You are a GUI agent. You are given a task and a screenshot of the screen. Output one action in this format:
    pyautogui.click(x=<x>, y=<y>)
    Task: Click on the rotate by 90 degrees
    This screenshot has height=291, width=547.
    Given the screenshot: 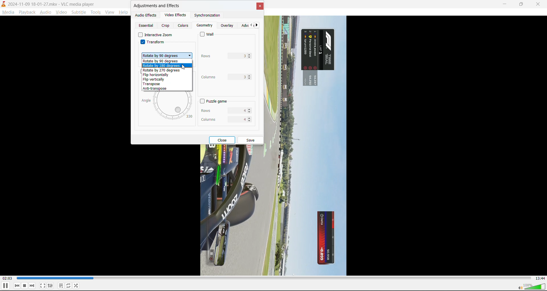 What is the action you would take?
    pyautogui.click(x=167, y=55)
    